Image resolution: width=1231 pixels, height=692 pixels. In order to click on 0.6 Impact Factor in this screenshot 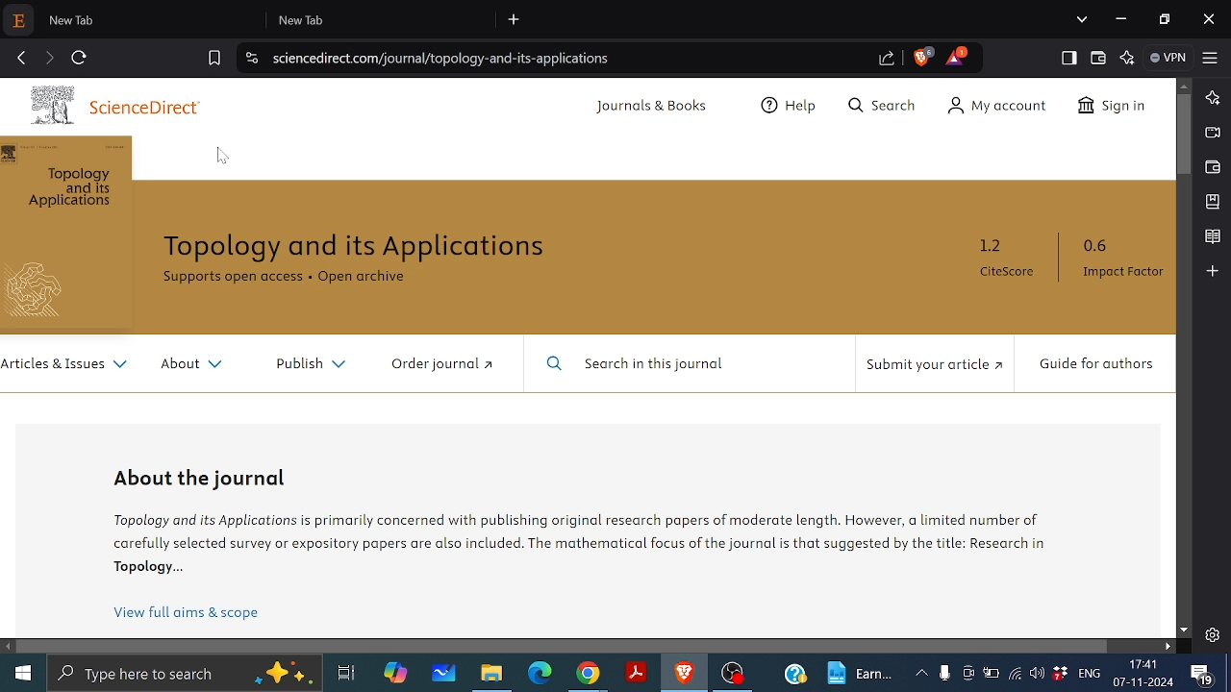, I will do `click(1118, 259)`.